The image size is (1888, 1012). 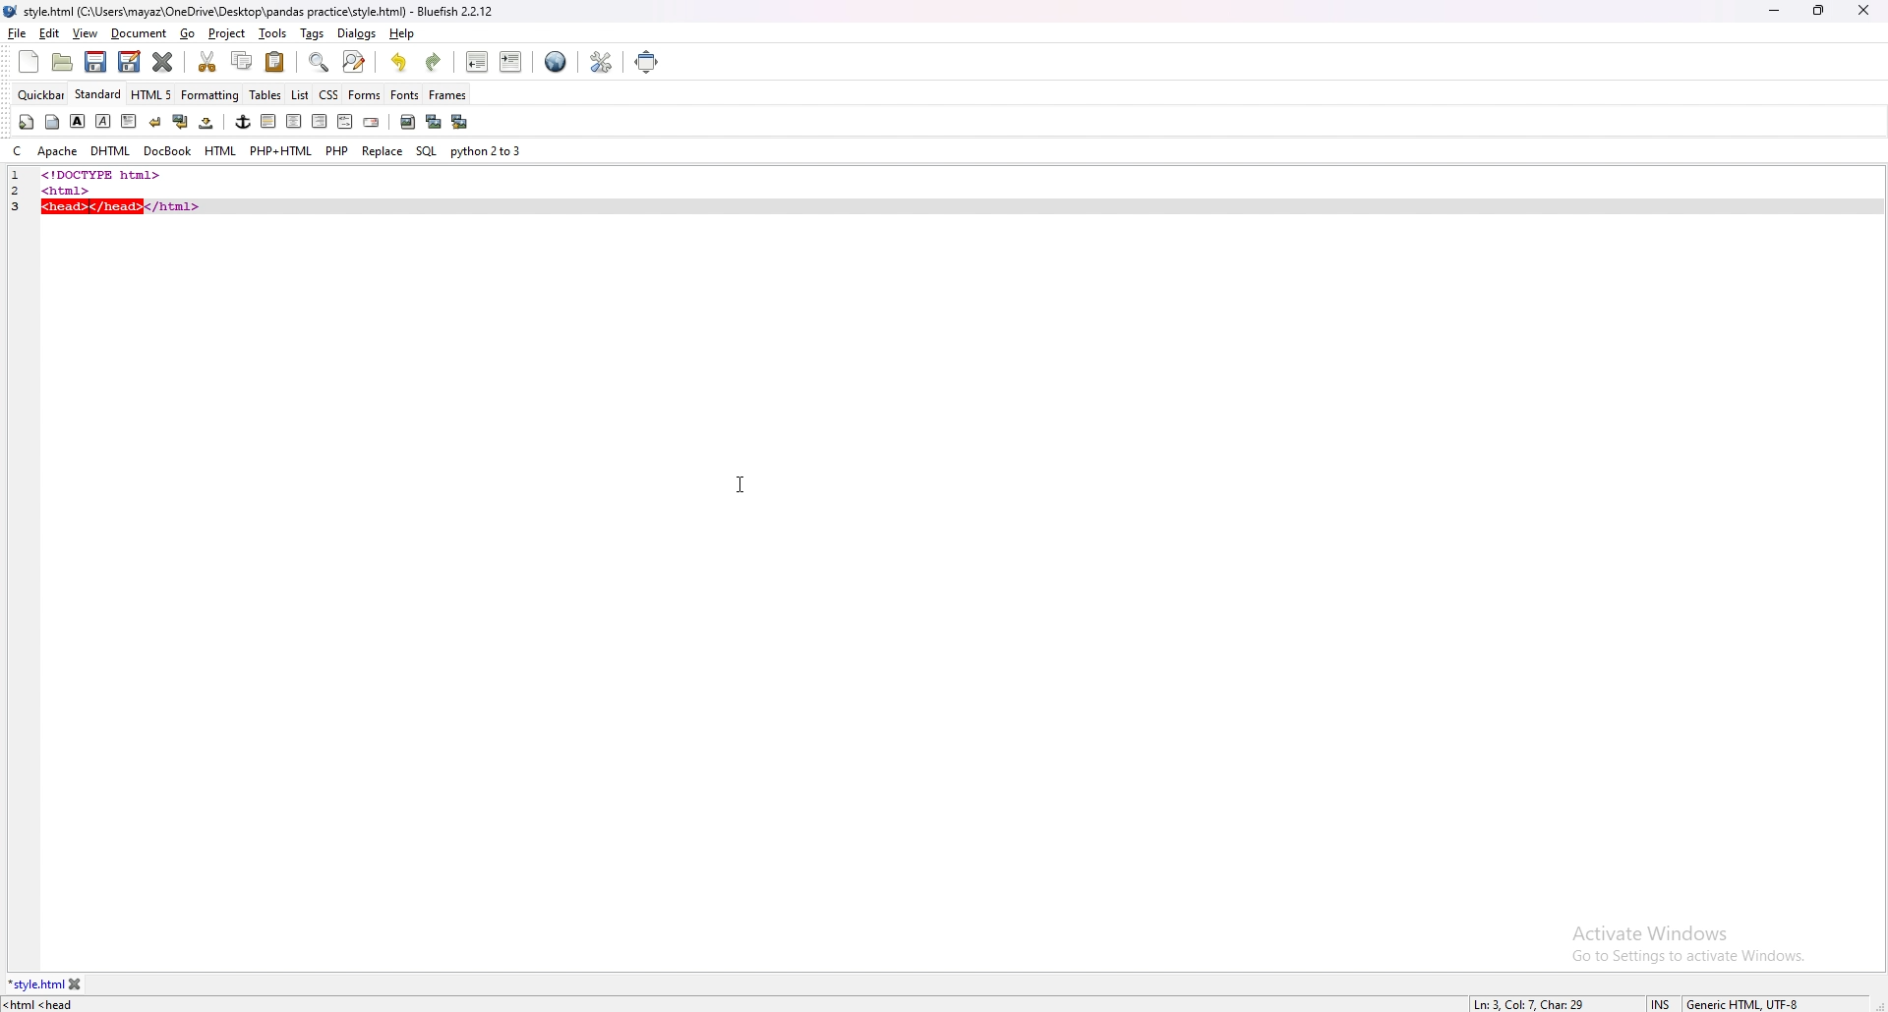 What do you see at coordinates (58, 151) in the screenshot?
I see `apache` at bounding box center [58, 151].